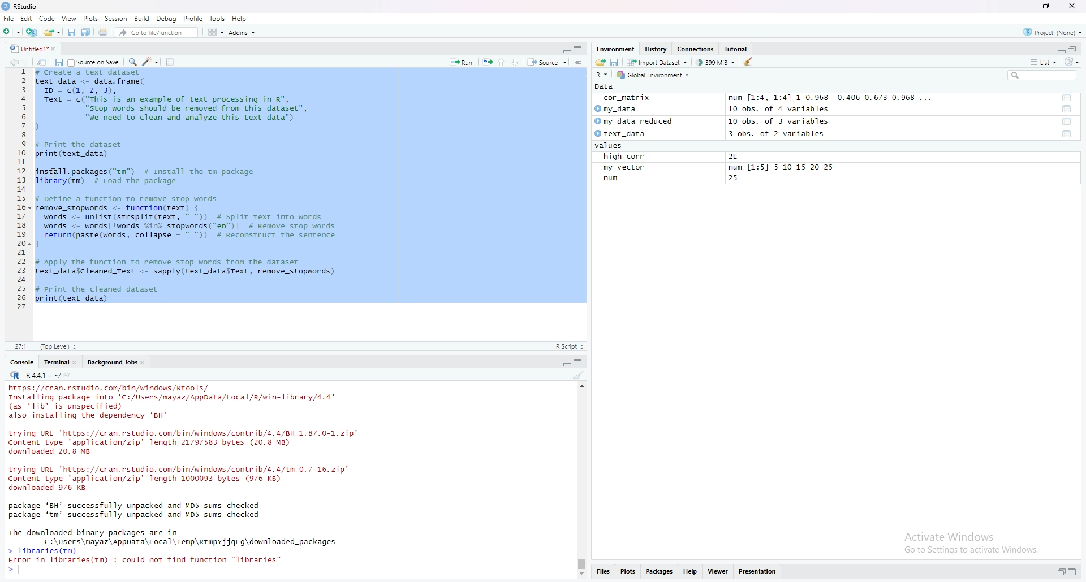 The image size is (1086, 582). I want to click on file, so click(8, 19).